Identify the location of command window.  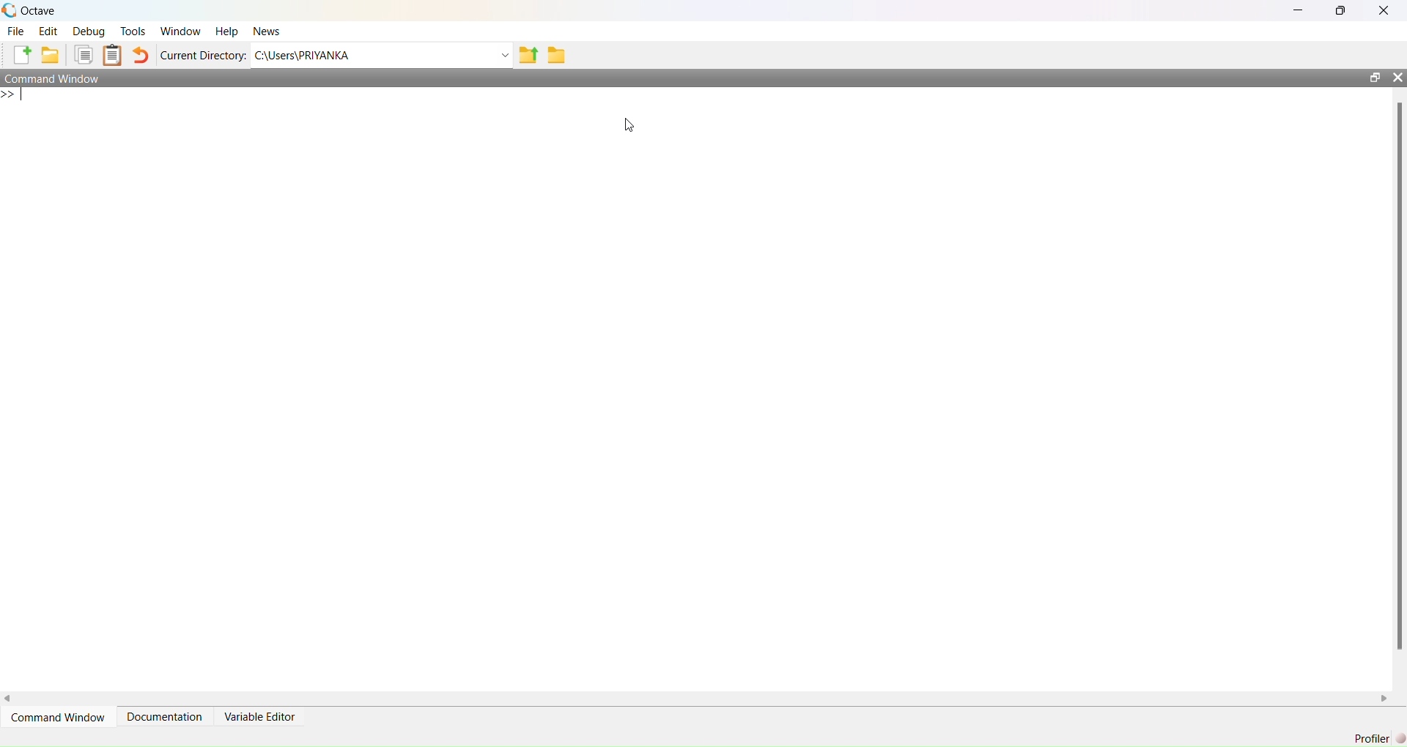
(59, 717).